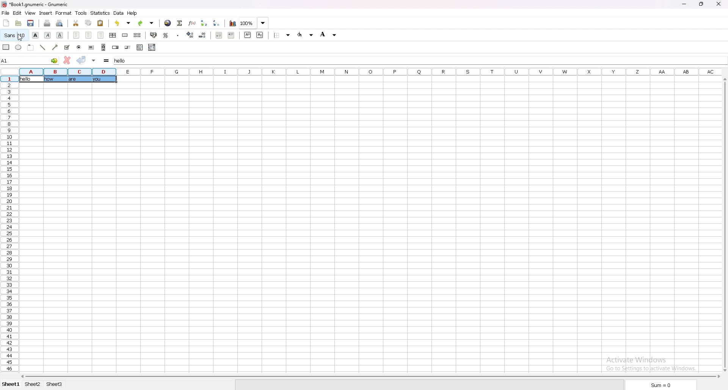  I want to click on redo, so click(146, 23).